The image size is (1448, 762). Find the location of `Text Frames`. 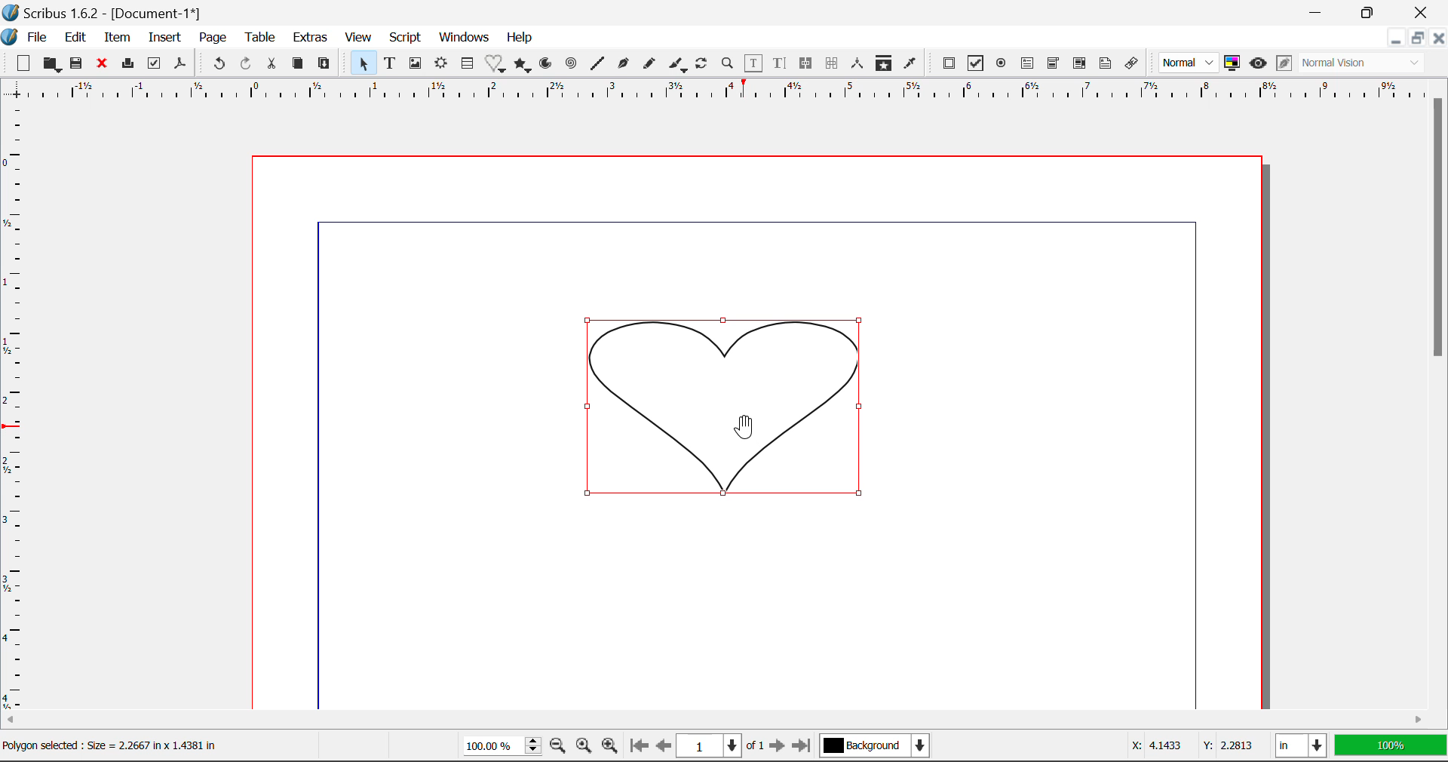

Text Frames is located at coordinates (391, 64).